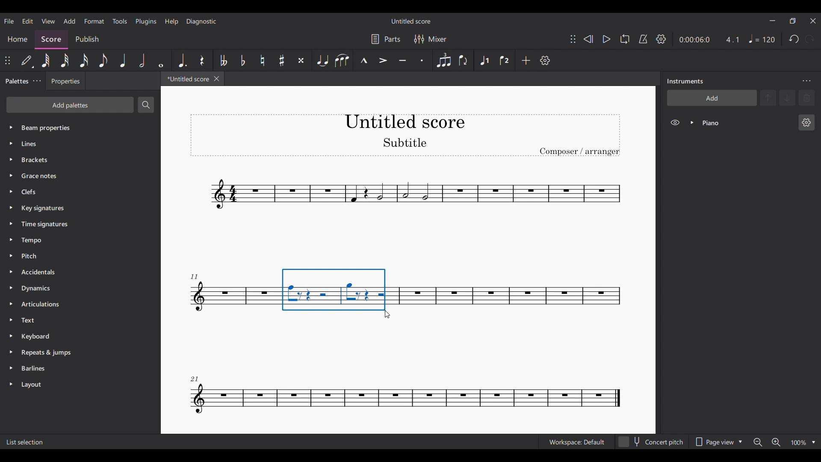 This screenshot has height=462, width=821. Describe the element at coordinates (18, 39) in the screenshot. I see `Home section` at that location.